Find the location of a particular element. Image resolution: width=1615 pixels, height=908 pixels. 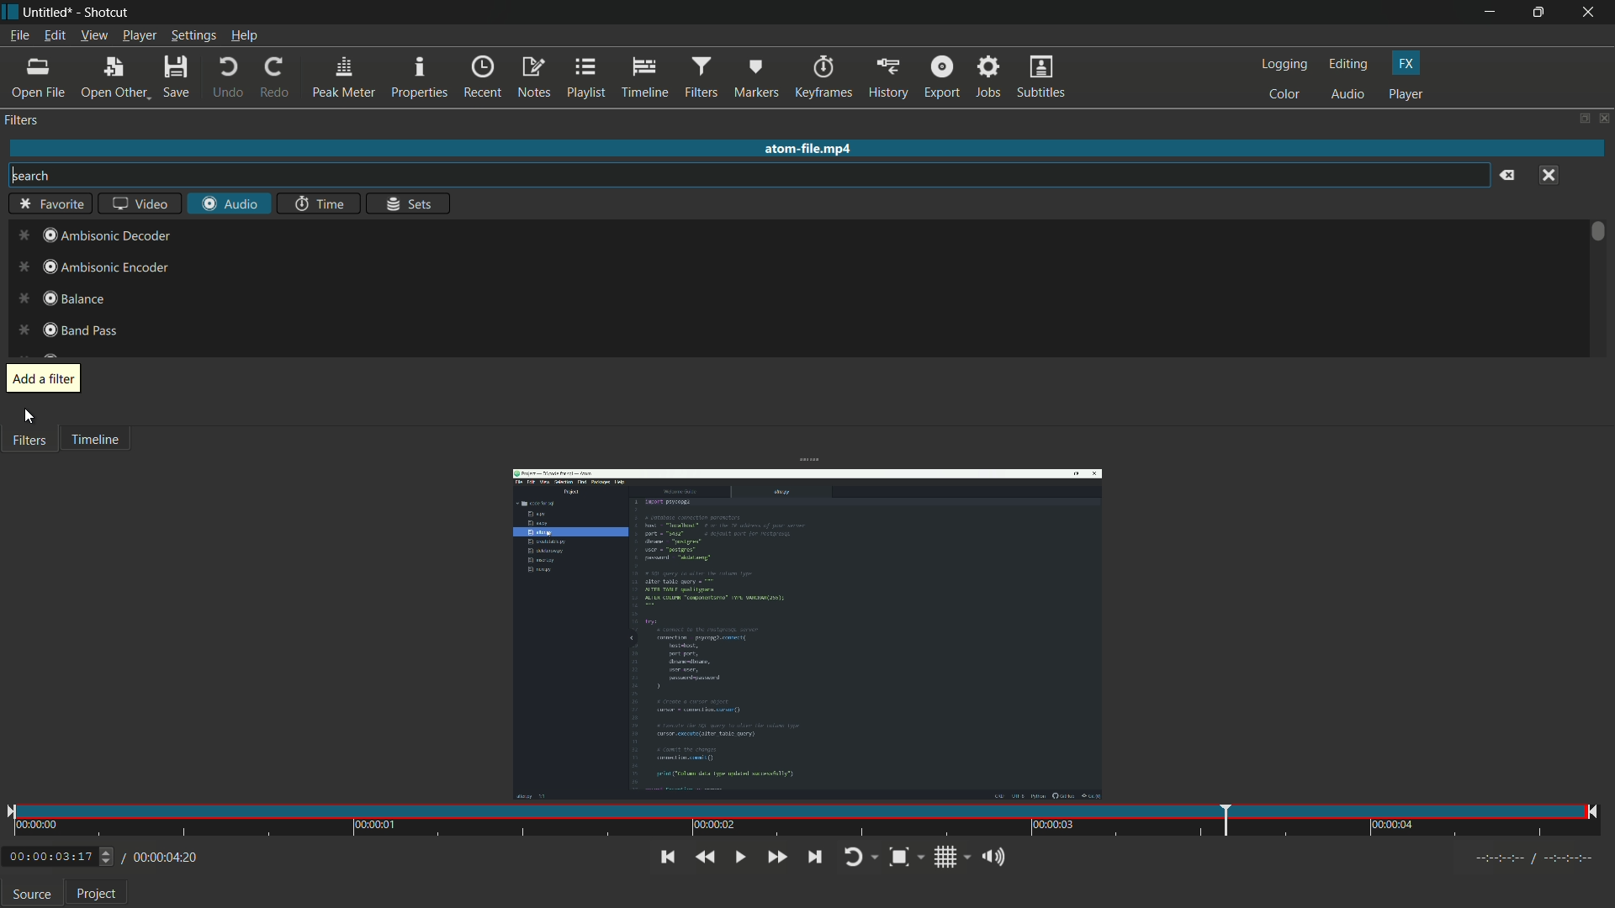

 / 00:00:04:20 (total time) is located at coordinates (161, 855).